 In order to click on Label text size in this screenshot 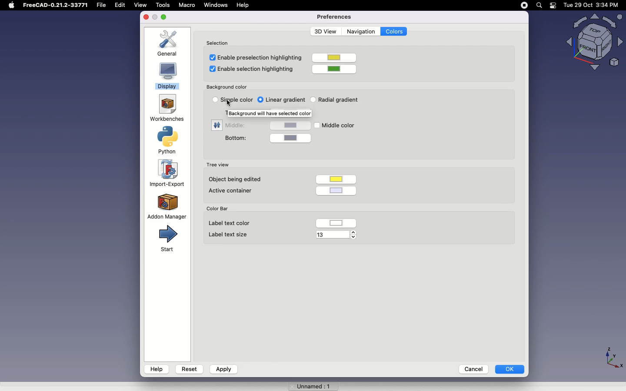, I will do `click(225, 235)`.